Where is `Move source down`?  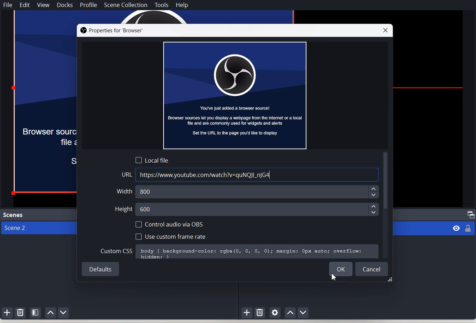 Move source down is located at coordinates (304, 312).